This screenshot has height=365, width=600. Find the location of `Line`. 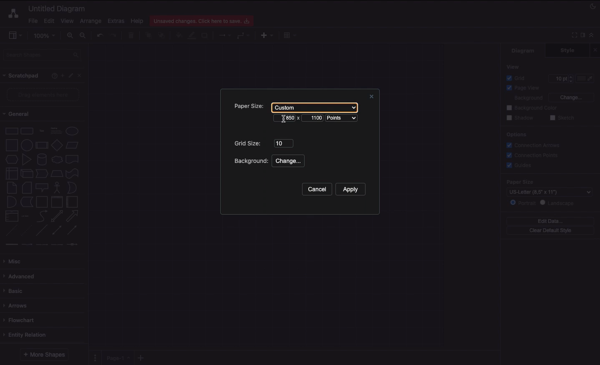

Line is located at coordinates (42, 231).